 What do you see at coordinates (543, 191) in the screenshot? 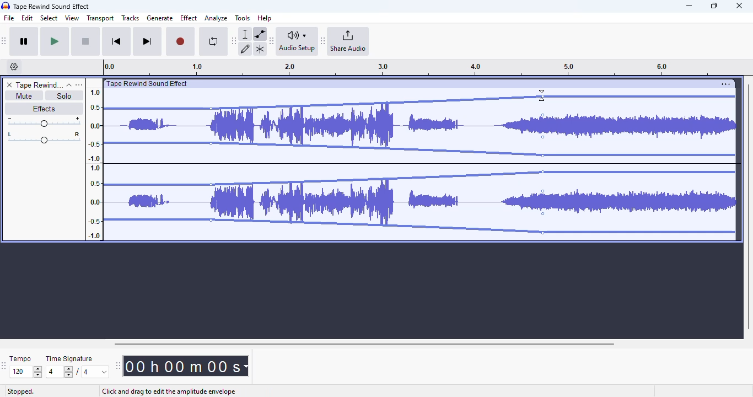
I see `Control point` at bounding box center [543, 191].